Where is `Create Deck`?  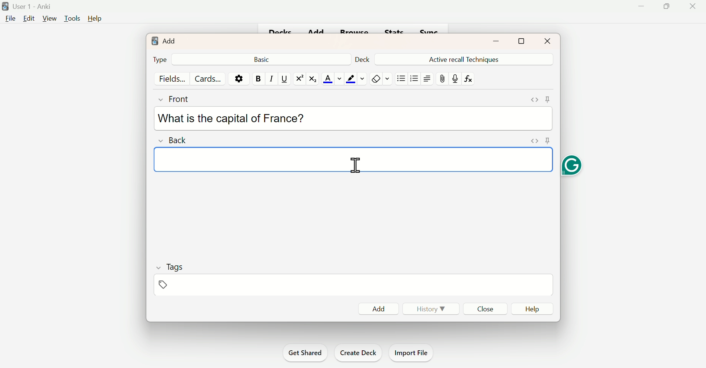 Create Deck is located at coordinates (359, 352).